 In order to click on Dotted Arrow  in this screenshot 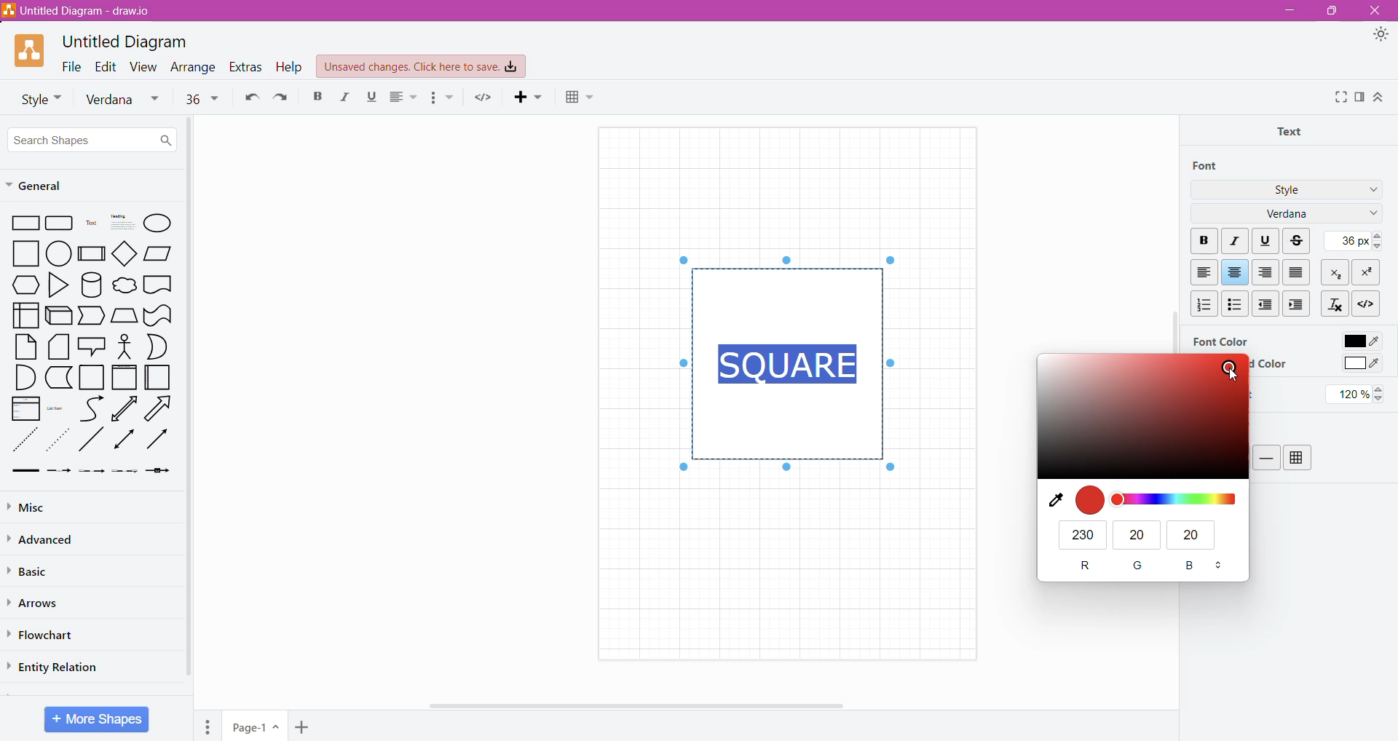, I will do `click(58, 440)`.